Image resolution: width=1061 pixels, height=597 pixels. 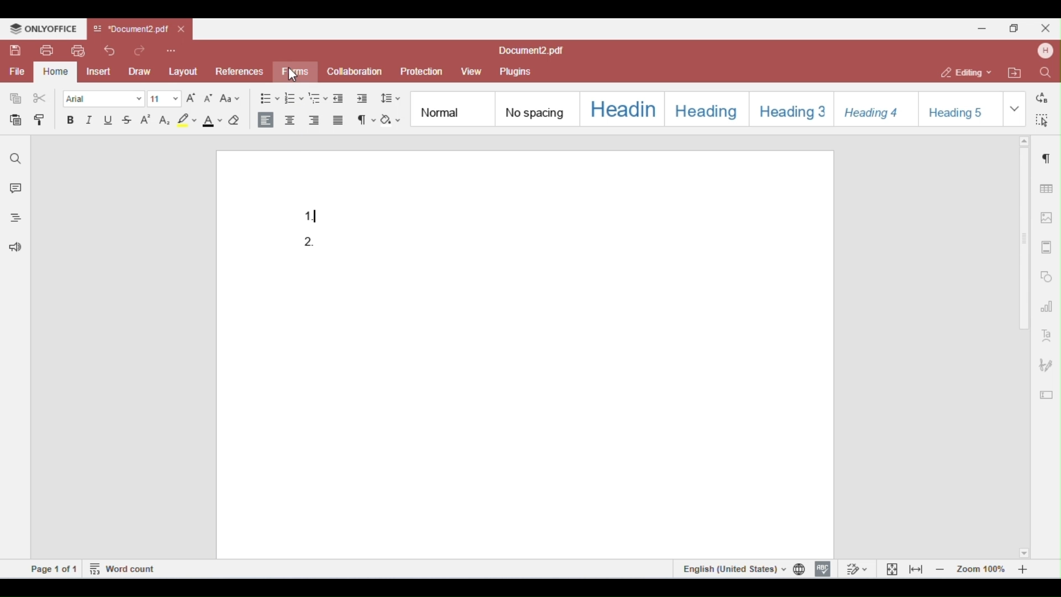 I want to click on find, so click(x=1044, y=72).